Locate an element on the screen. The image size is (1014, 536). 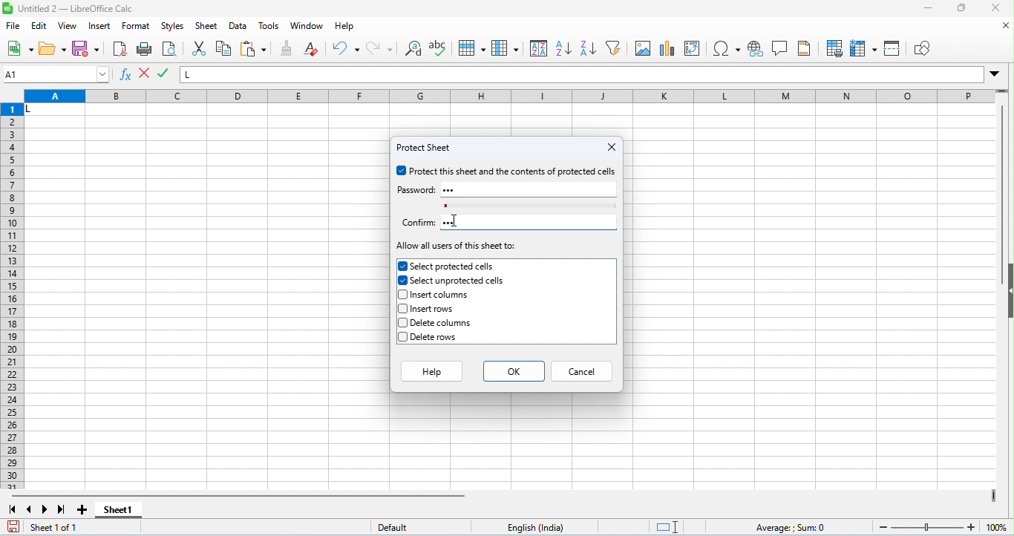
vertical scroll bar is located at coordinates (1003, 196).